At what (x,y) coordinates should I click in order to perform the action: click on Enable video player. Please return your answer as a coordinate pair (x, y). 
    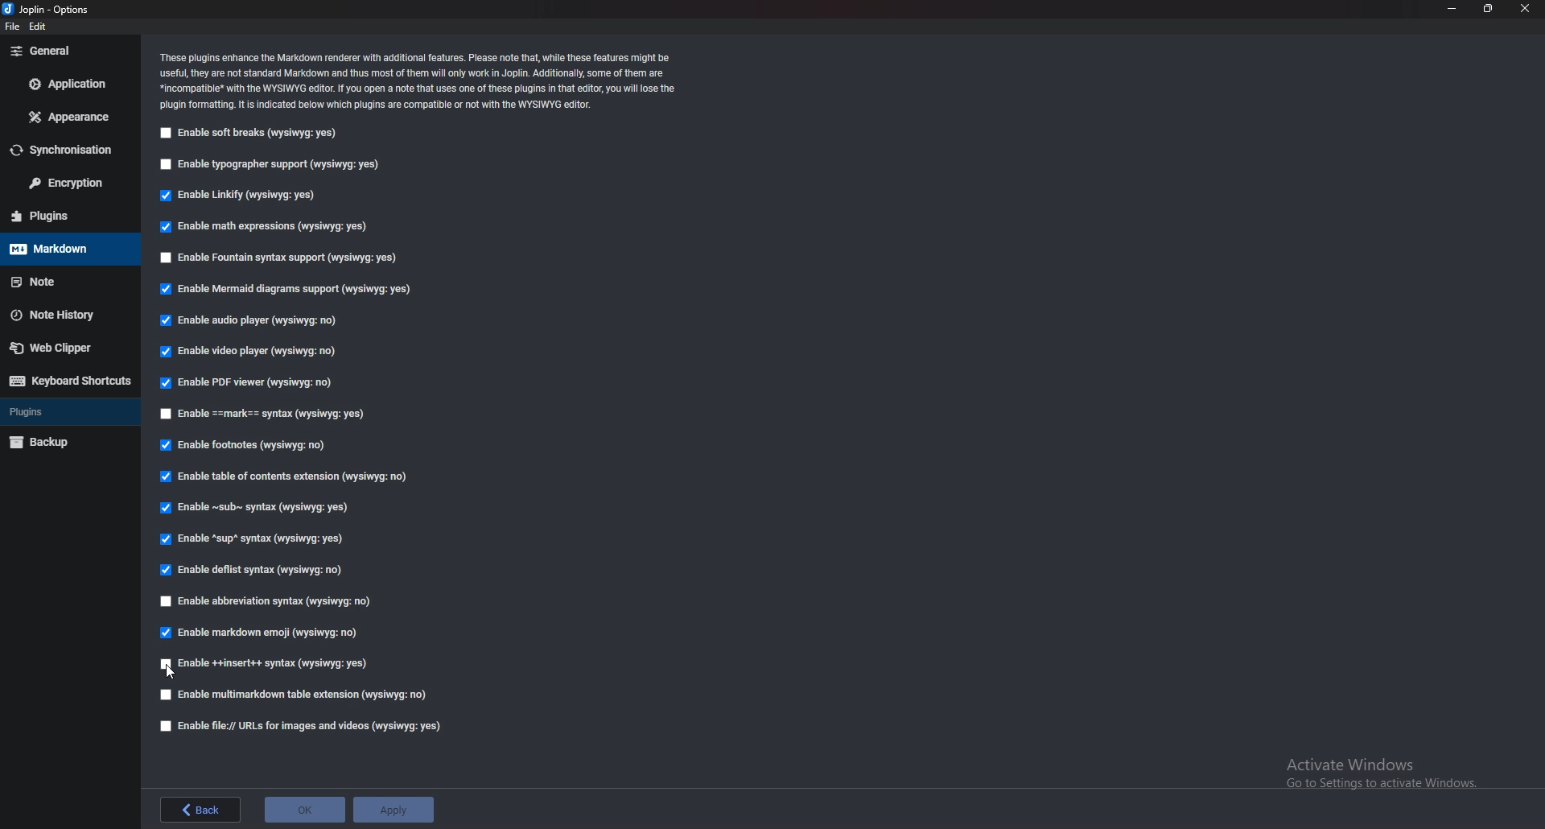
    Looking at the image, I should click on (253, 353).